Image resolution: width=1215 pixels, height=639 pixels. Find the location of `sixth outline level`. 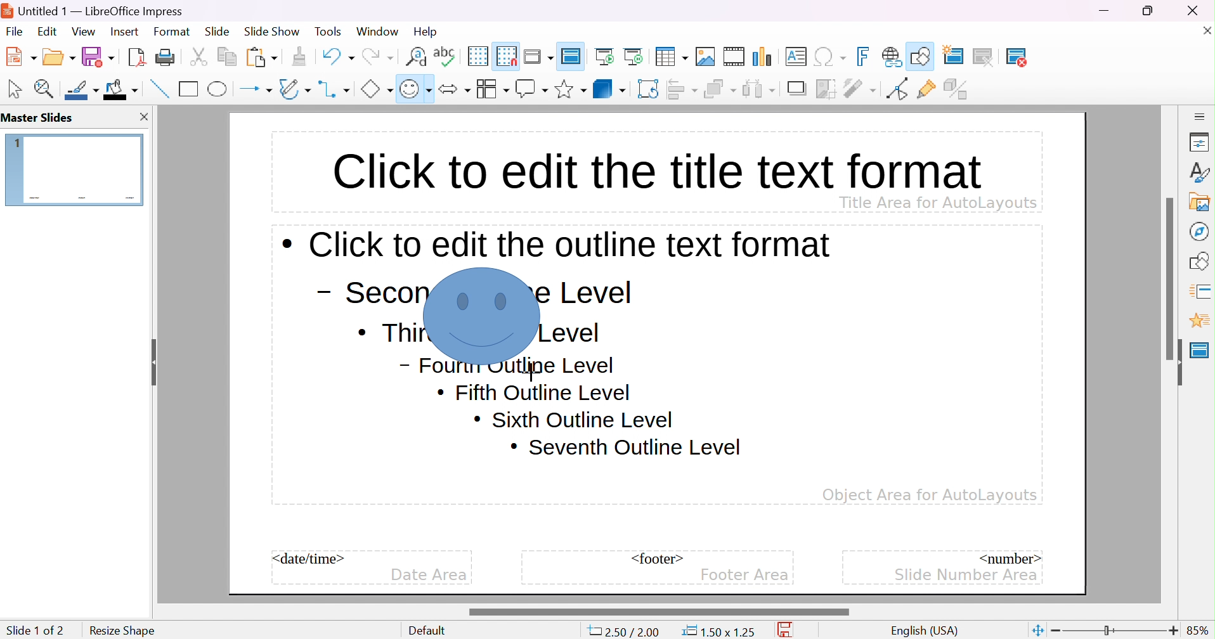

sixth outline level is located at coordinates (573, 419).